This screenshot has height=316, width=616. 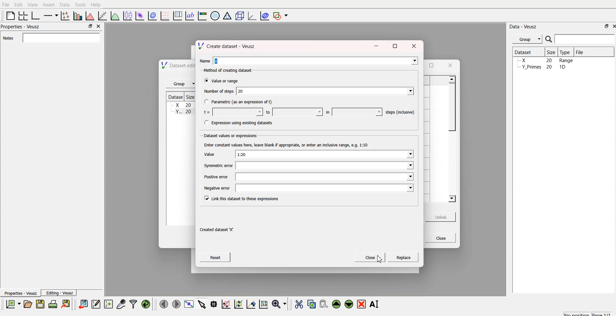 What do you see at coordinates (27, 304) in the screenshot?
I see `open a document` at bounding box center [27, 304].